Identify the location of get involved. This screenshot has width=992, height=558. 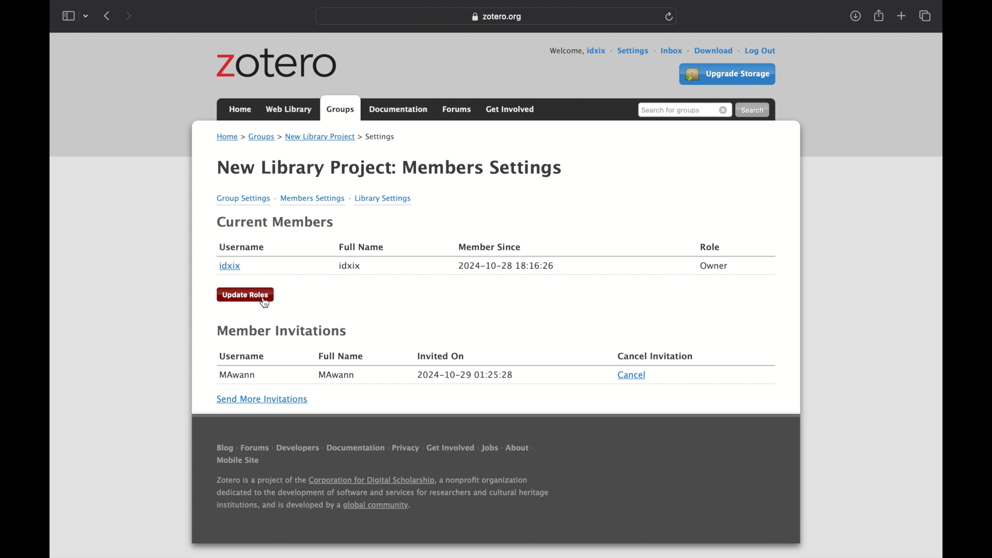
(448, 447).